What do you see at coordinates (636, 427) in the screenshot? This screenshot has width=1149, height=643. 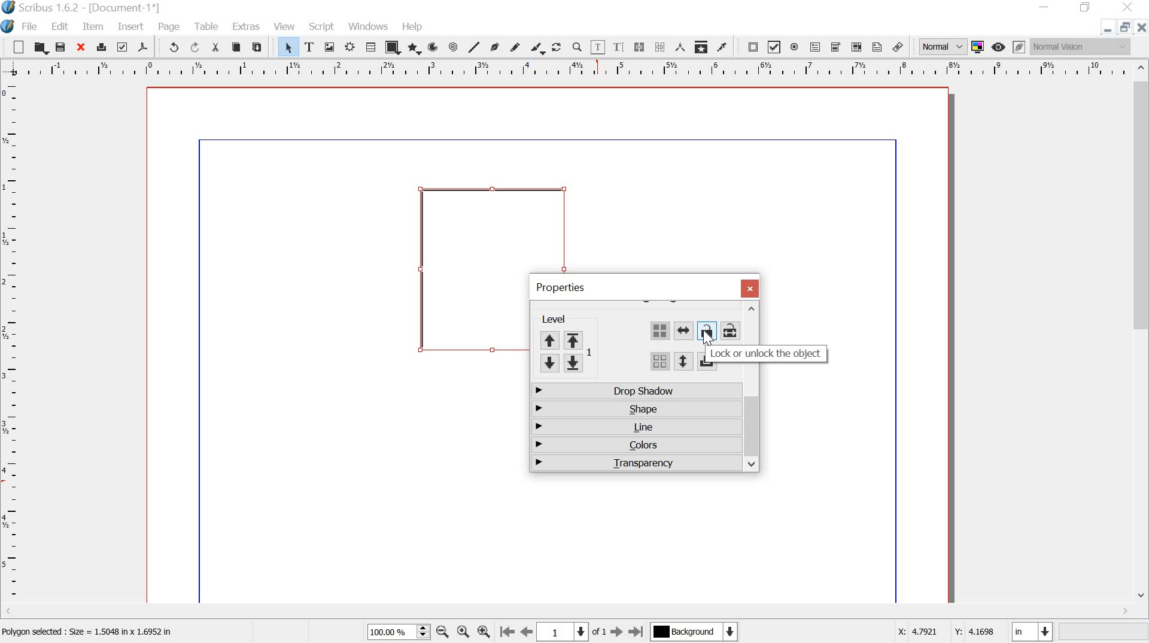 I see `line` at bounding box center [636, 427].